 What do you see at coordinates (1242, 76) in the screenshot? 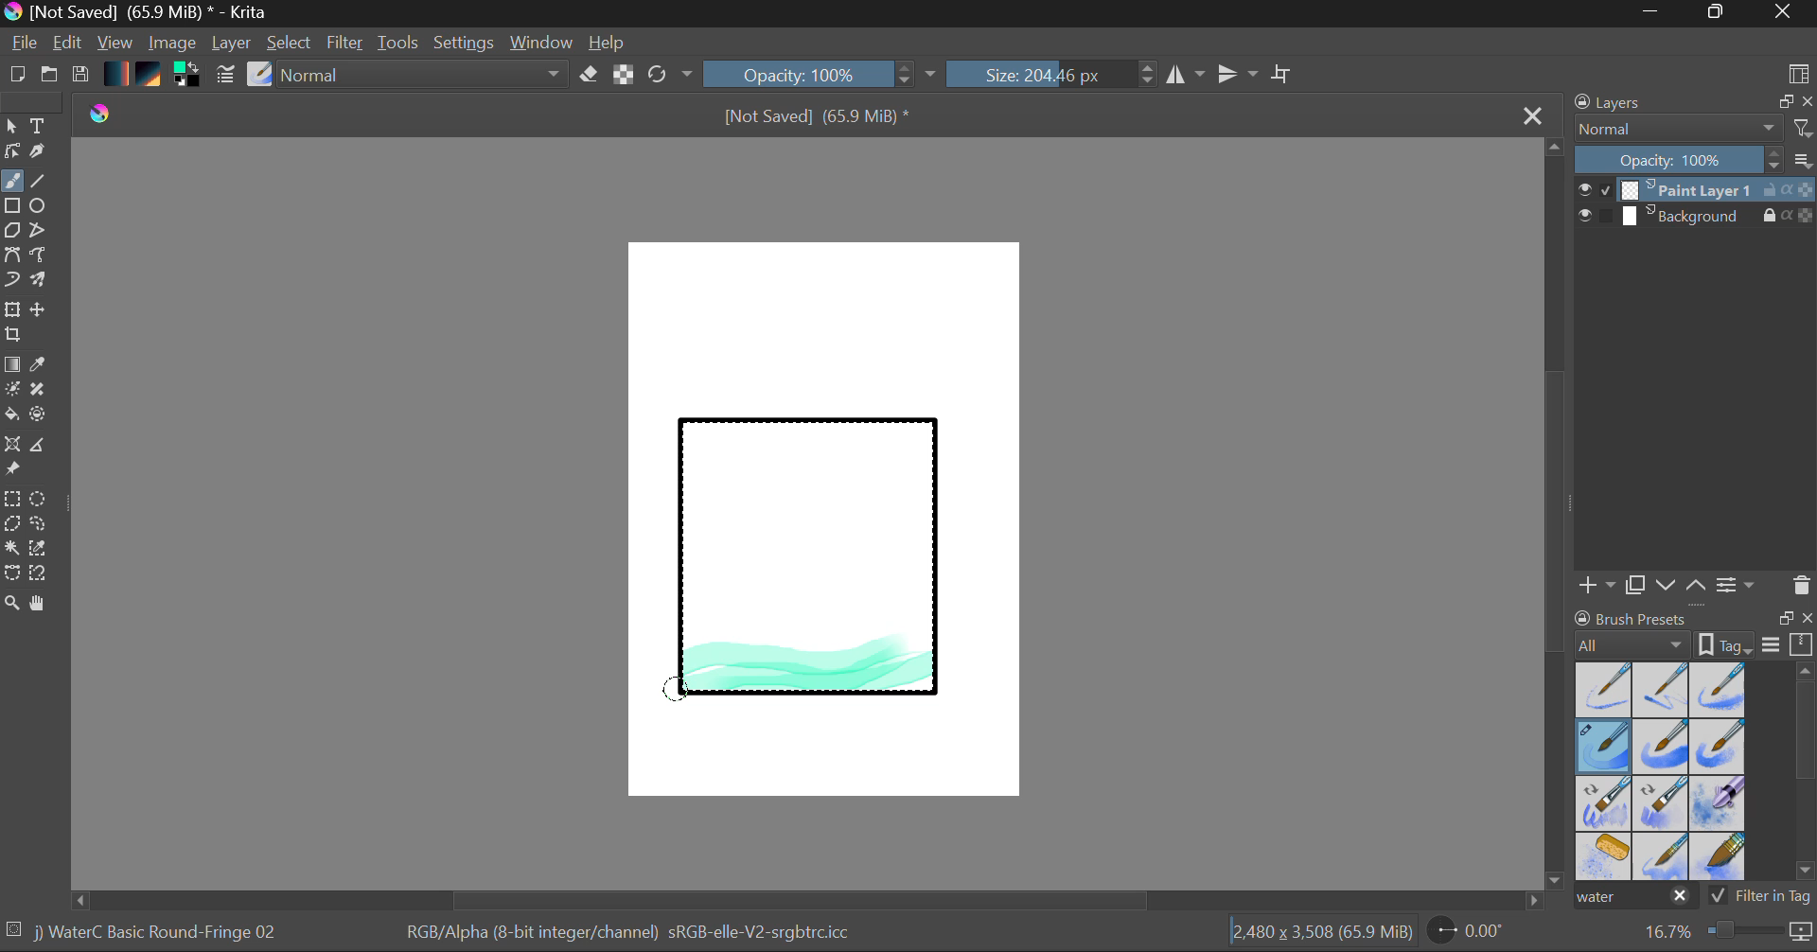
I see `Horizontal Mirror Flip` at bounding box center [1242, 76].